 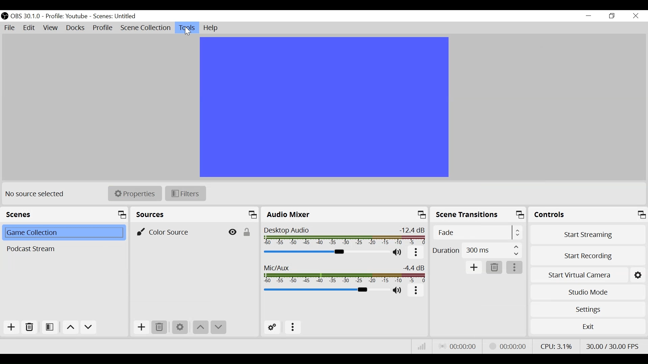 What do you see at coordinates (613, 346) in the screenshot?
I see `Frame Per Second` at bounding box center [613, 346].